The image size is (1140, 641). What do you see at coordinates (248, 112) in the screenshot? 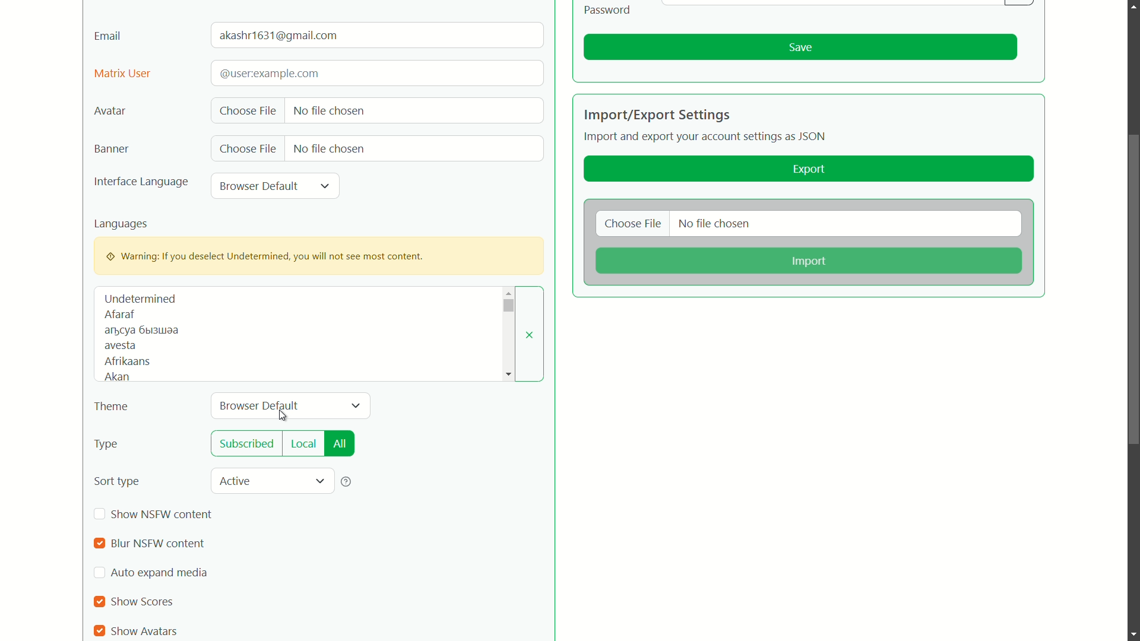
I see `choose file` at bounding box center [248, 112].